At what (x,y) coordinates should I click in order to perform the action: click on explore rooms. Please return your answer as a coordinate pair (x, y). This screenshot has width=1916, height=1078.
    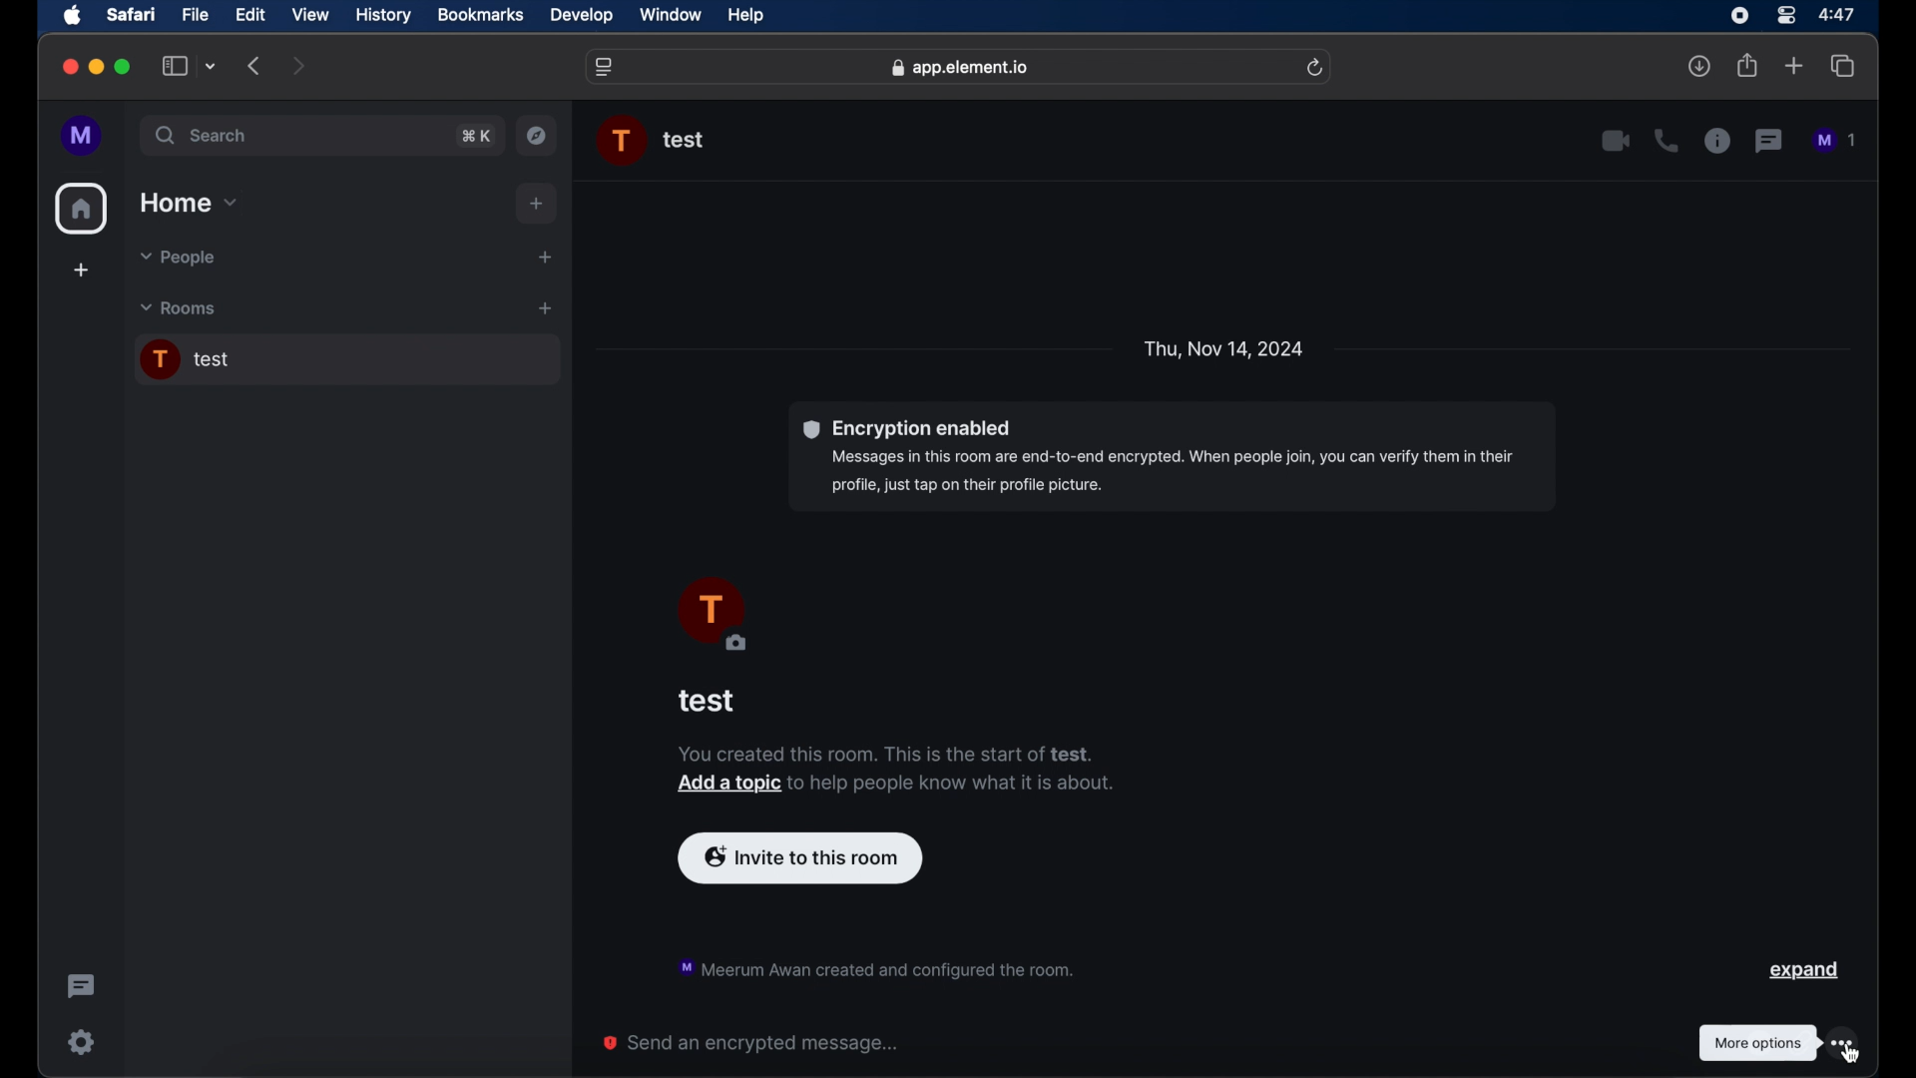
    Looking at the image, I should click on (539, 135).